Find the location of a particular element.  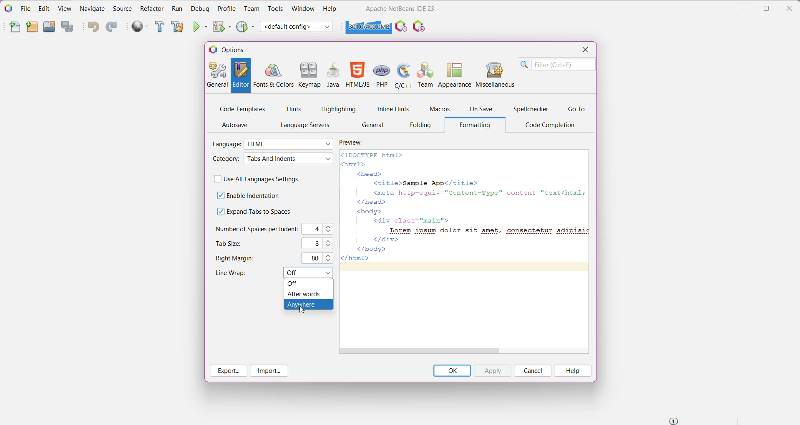

C/C++ is located at coordinates (403, 75).